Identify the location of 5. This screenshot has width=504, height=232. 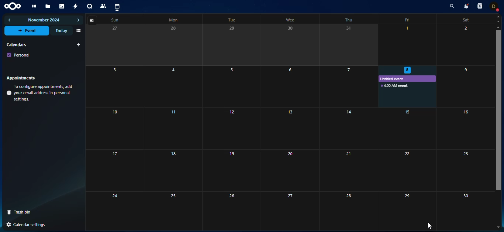
(230, 86).